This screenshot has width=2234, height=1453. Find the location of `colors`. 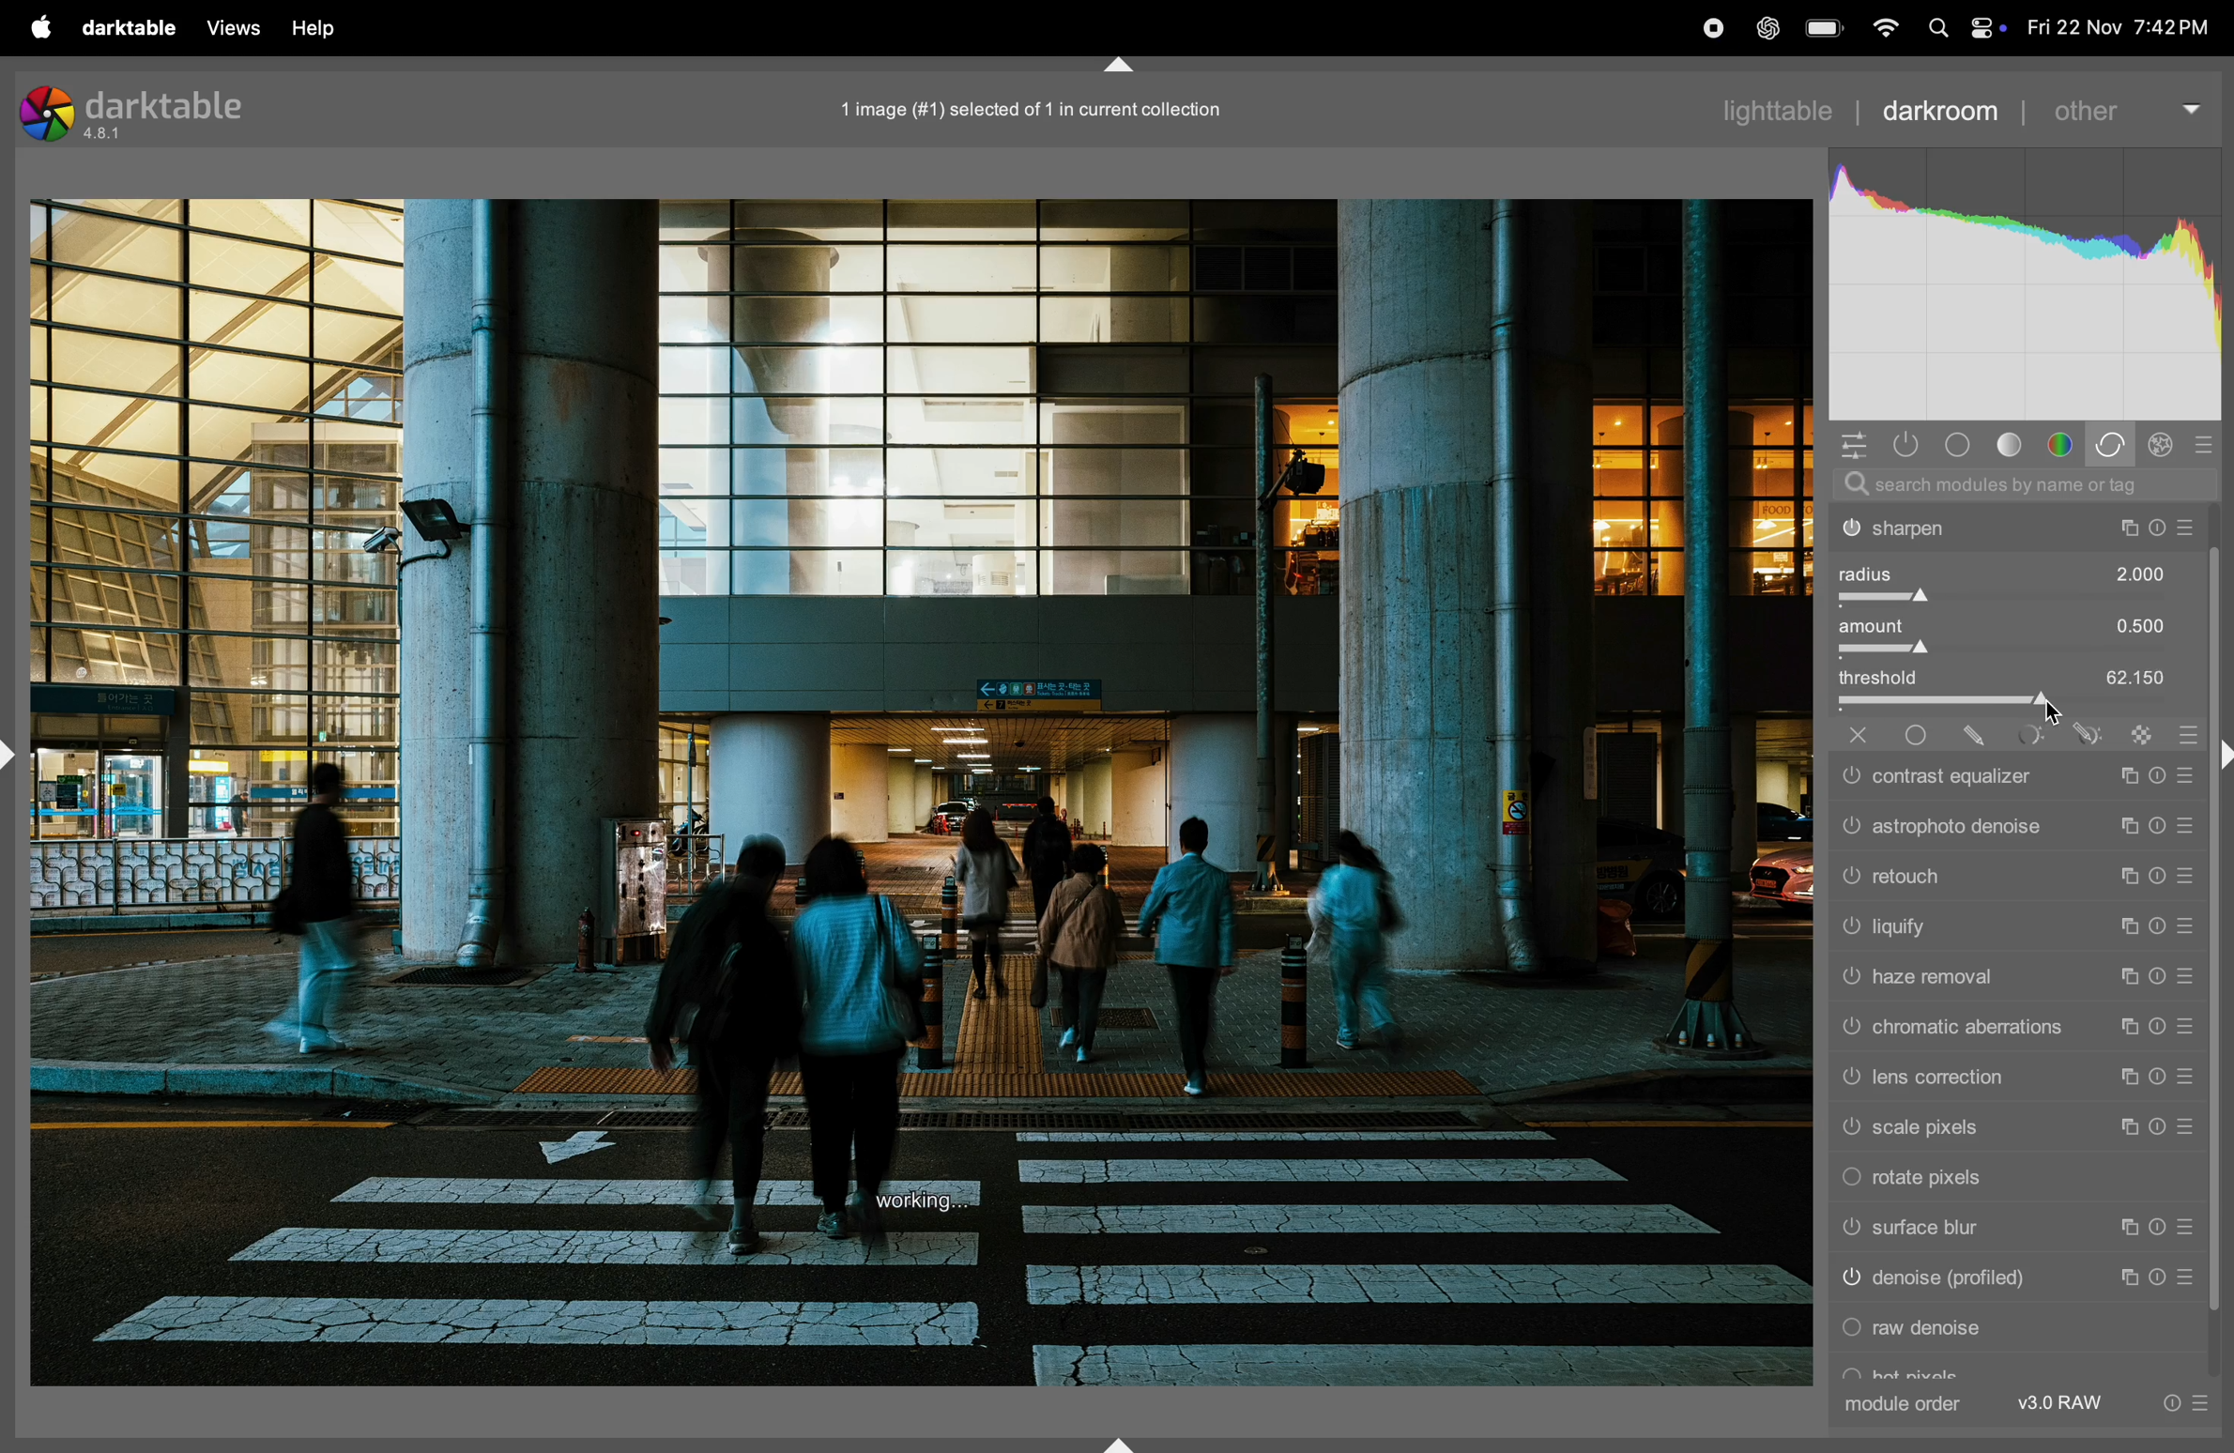

colors is located at coordinates (2060, 443).